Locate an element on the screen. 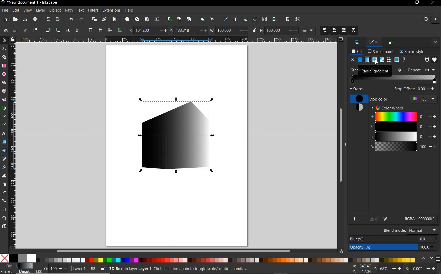  SNODE TOOL is located at coordinates (4, 49).